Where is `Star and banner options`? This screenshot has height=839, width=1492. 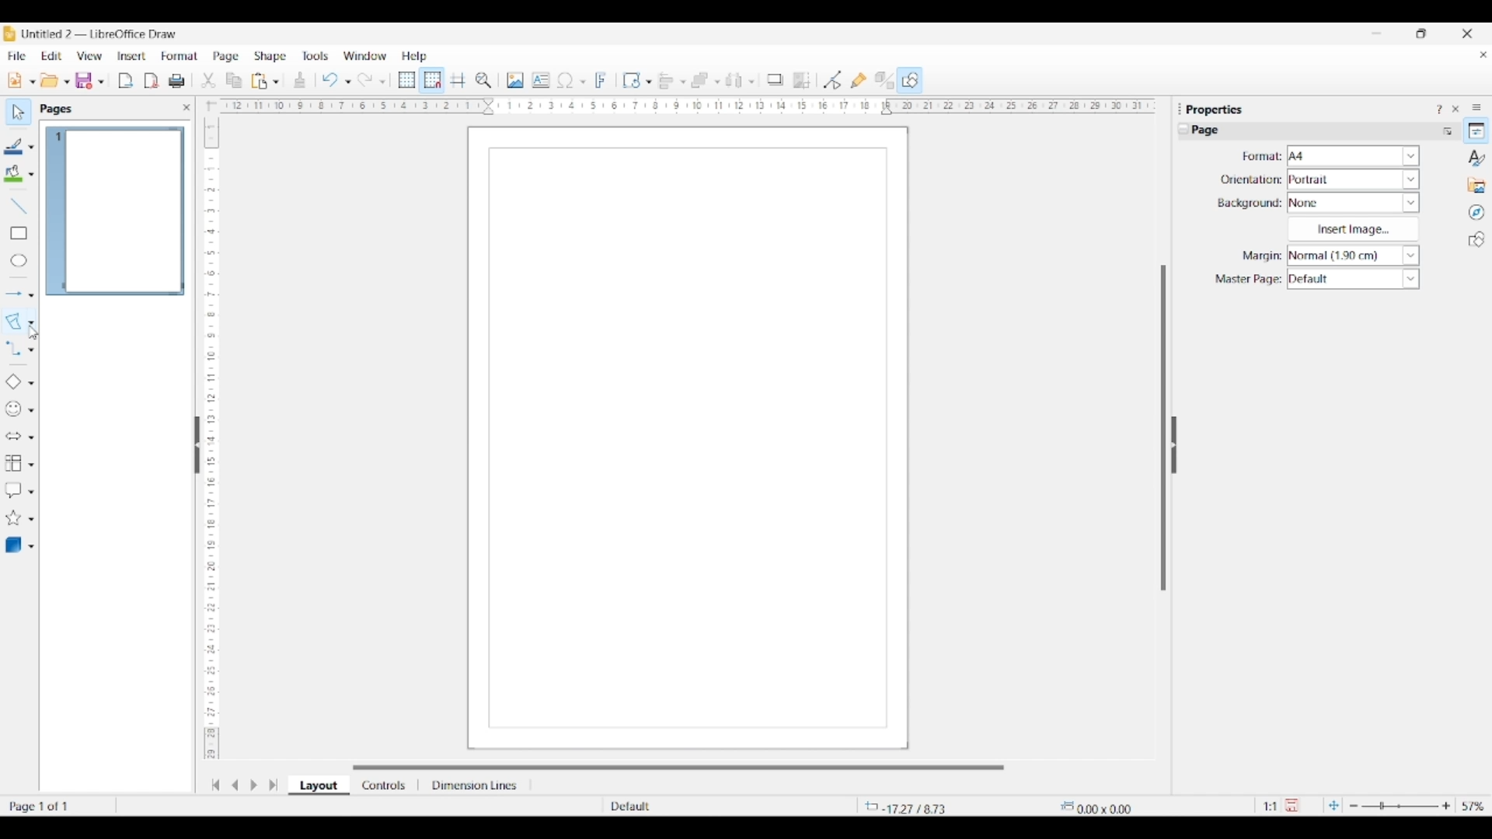 Star and banner options is located at coordinates (31, 520).